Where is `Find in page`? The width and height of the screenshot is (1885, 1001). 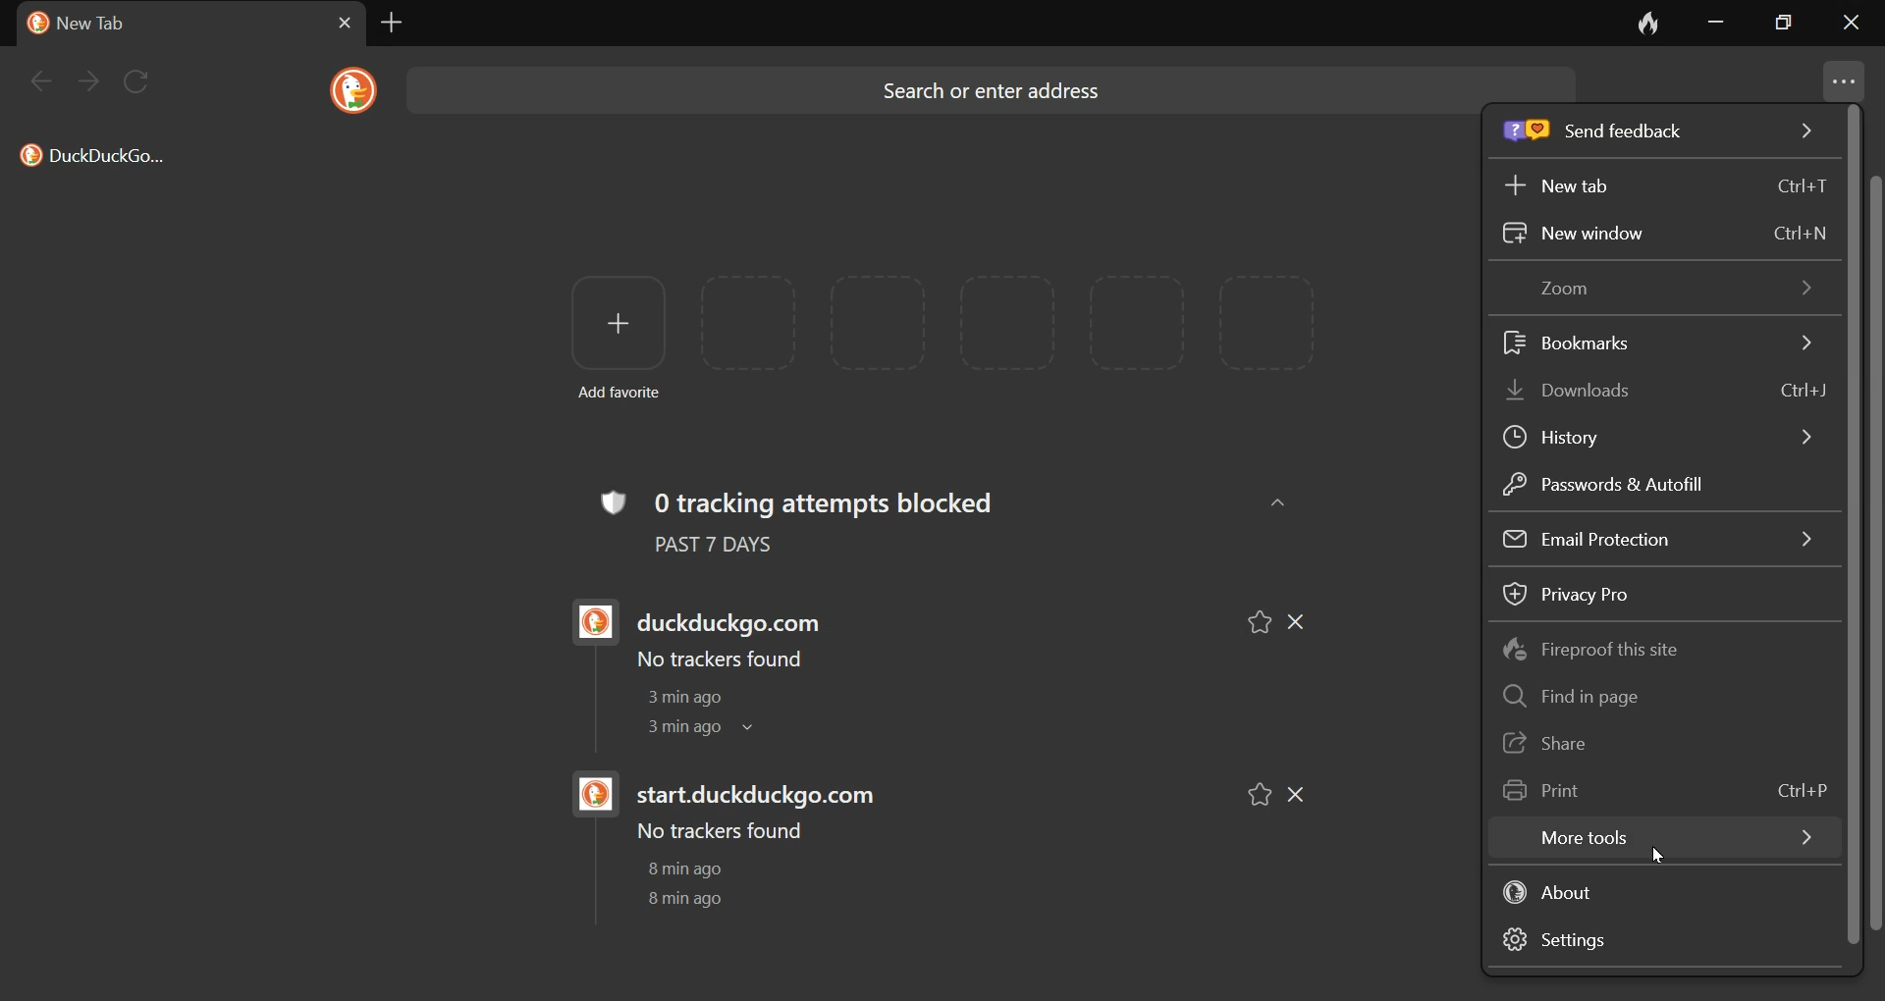
Find in page is located at coordinates (1571, 697).